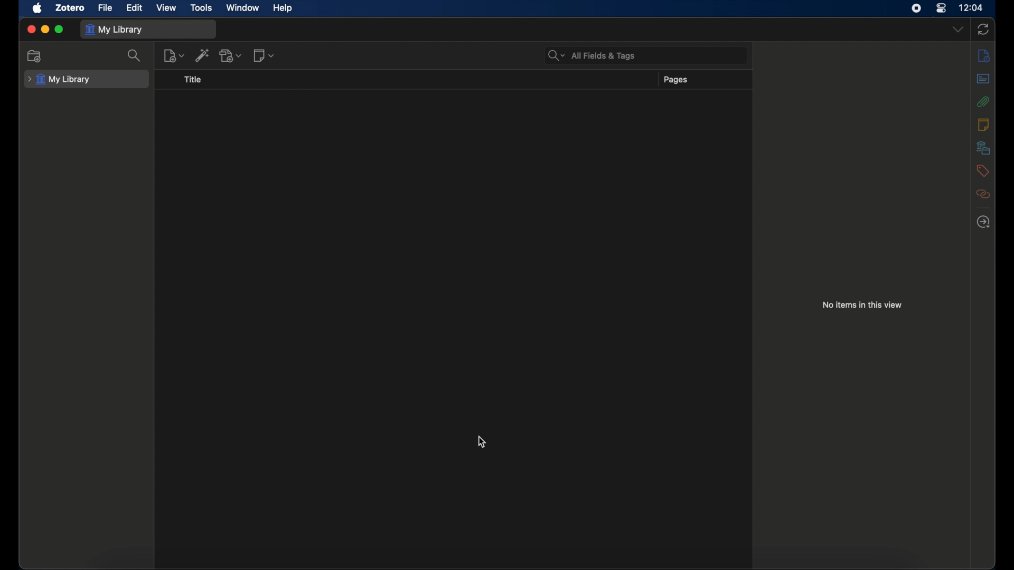  I want to click on abstract, so click(983, 79).